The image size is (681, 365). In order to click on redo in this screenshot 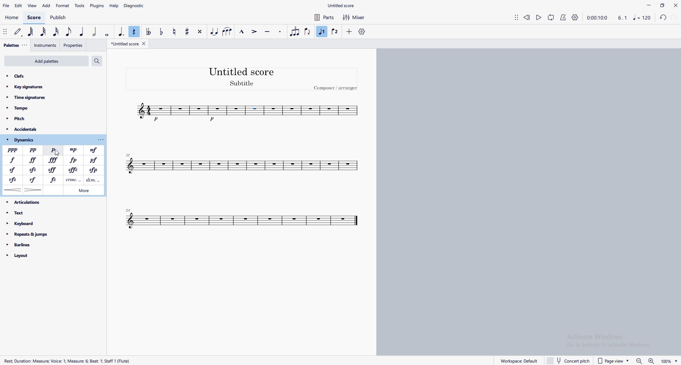, I will do `click(674, 17)`.